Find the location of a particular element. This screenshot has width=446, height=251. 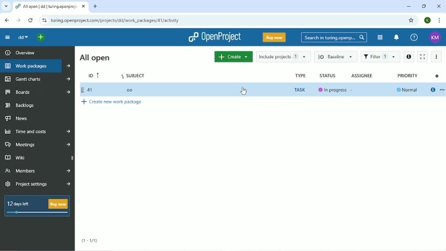

12 days left Buy now is located at coordinates (36, 206).